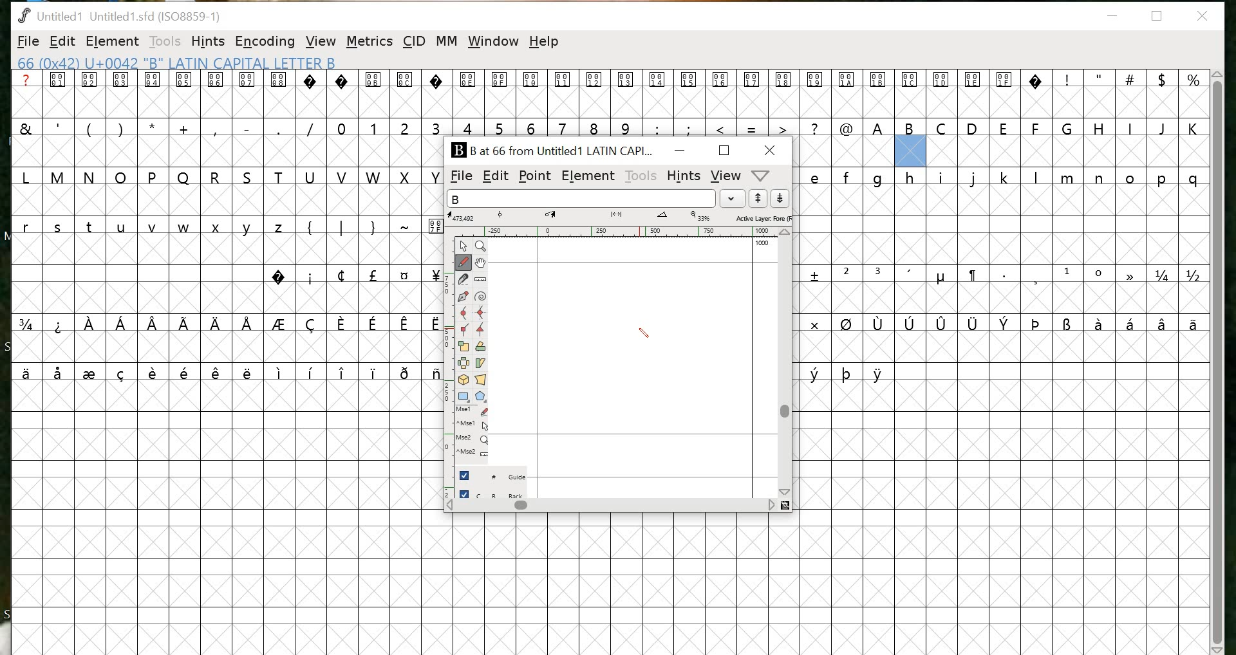 The height and width of the screenshot is (655, 1236). What do you see at coordinates (1204, 16) in the screenshot?
I see `close` at bounding box center [1204, 16].